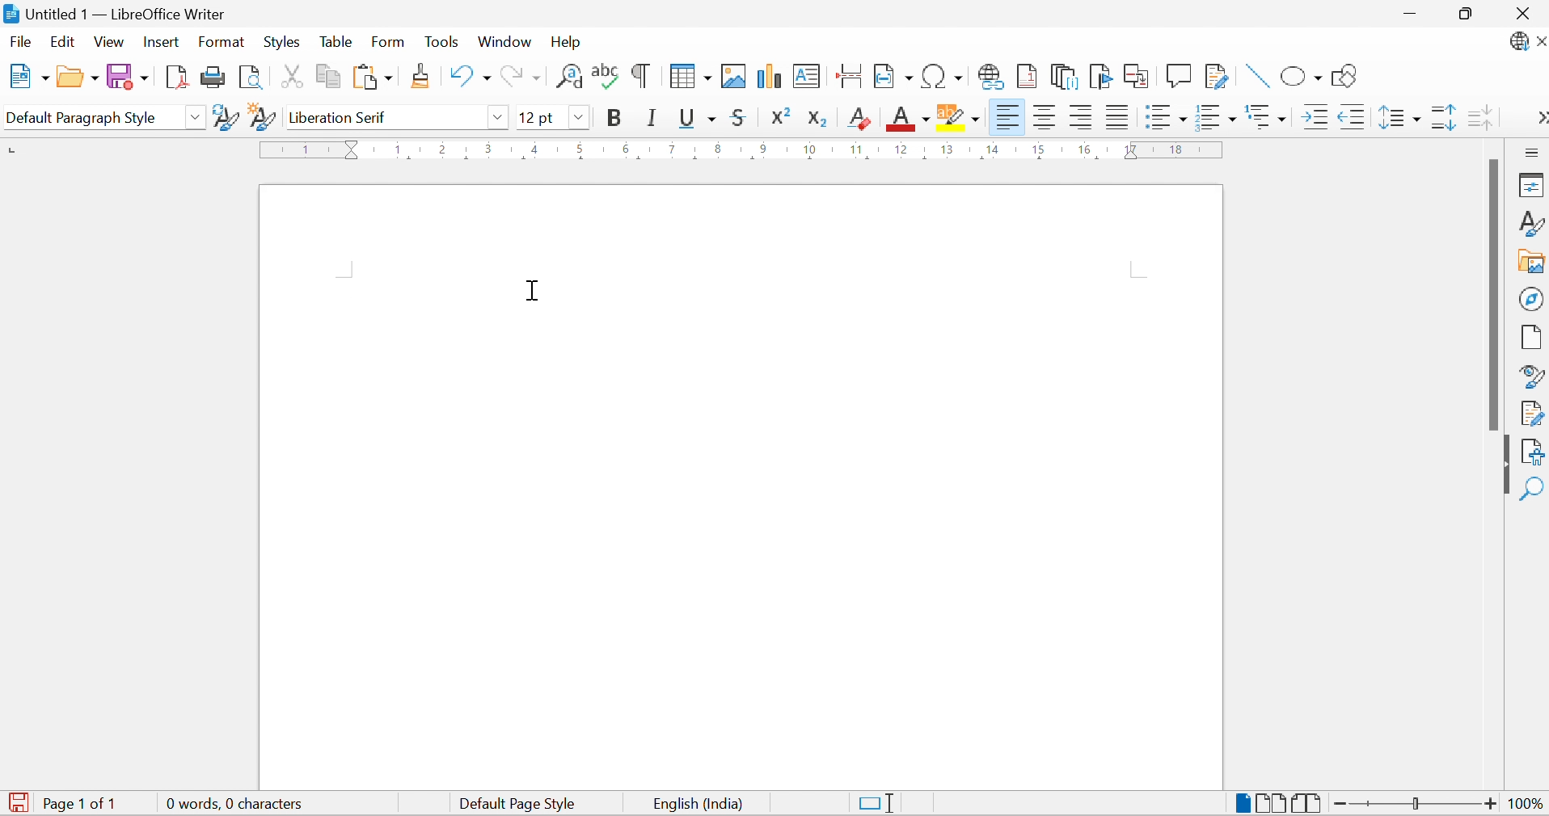  I want to click on 6, so click(624, 148).